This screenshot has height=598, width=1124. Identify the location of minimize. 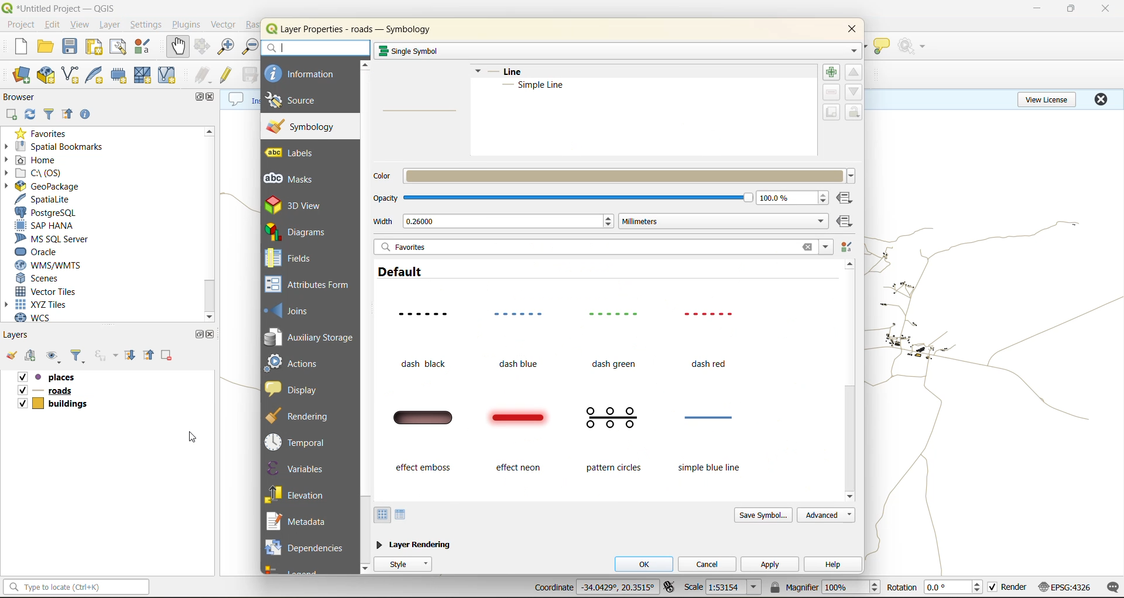
(1031, 10).